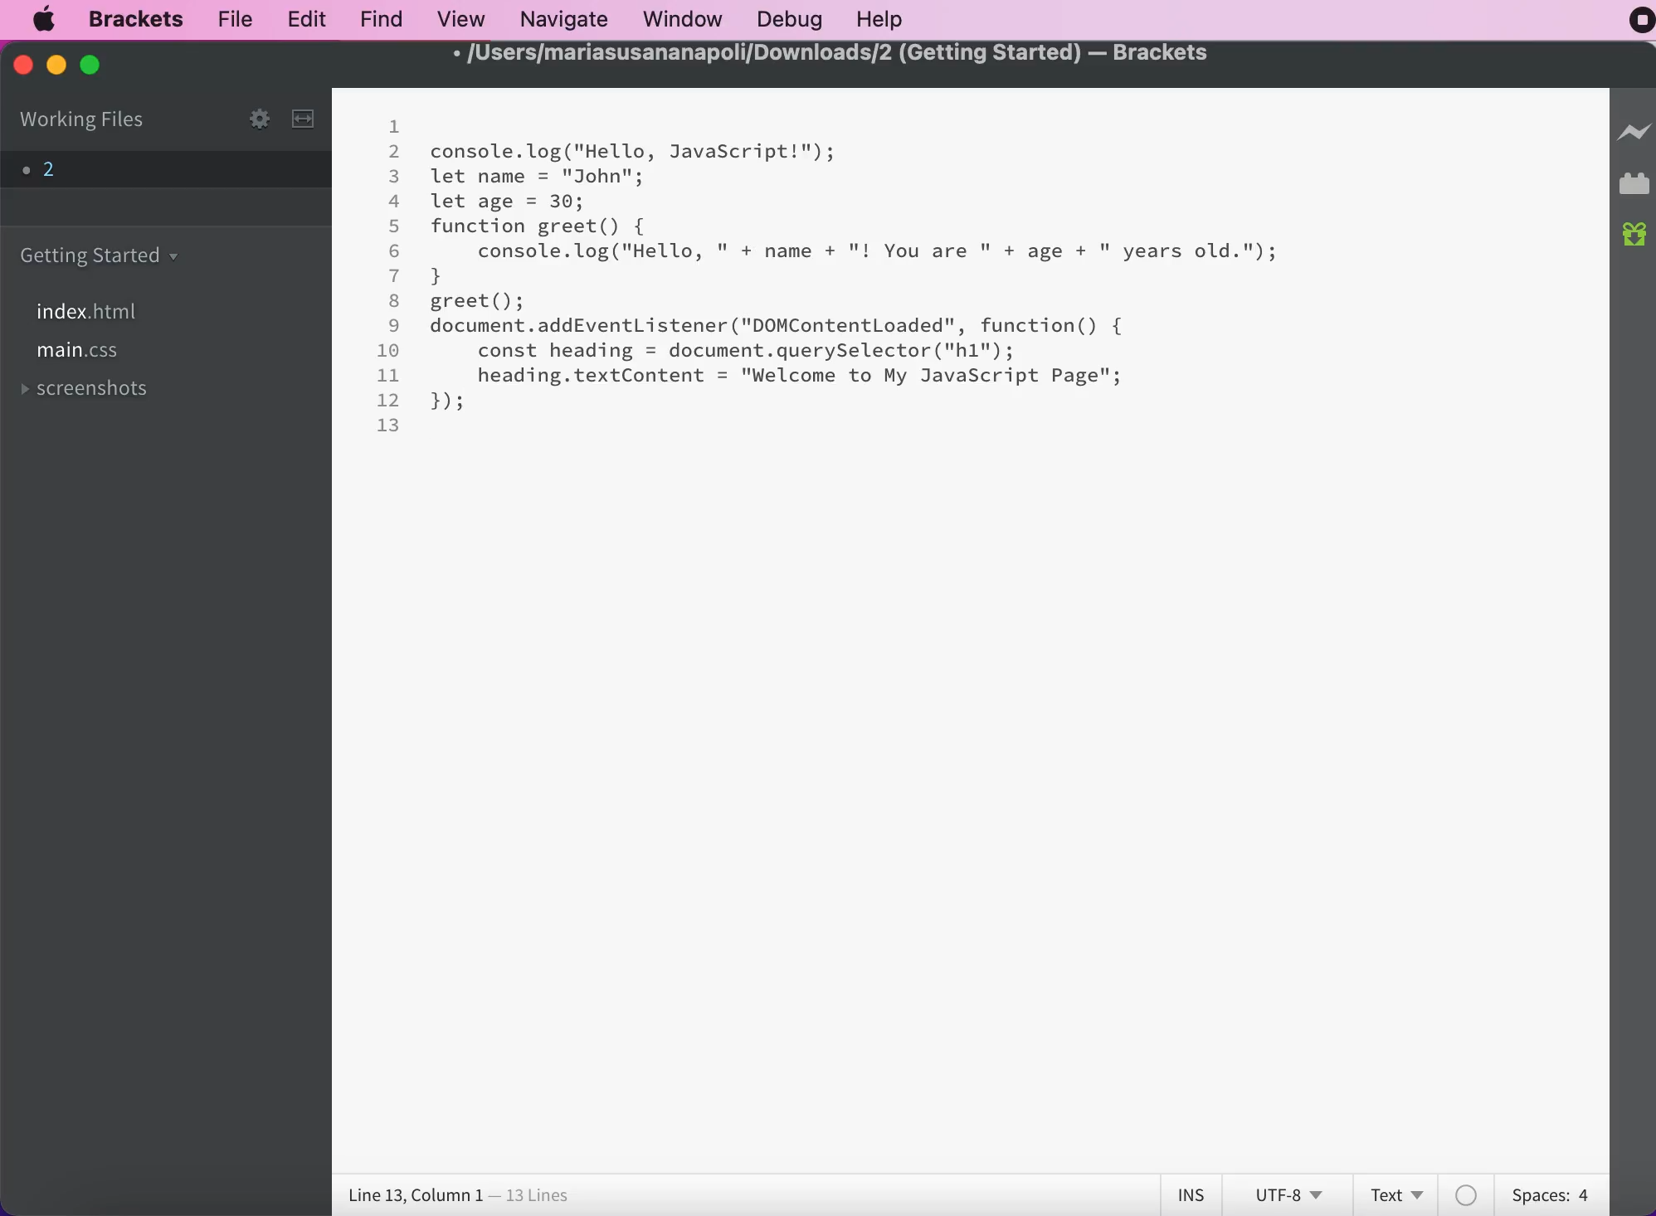 The width and height of the screenshot is (1656, 1216). Describe the element at coordinates (395, 275) in the screenshot. I see `7` at that location.